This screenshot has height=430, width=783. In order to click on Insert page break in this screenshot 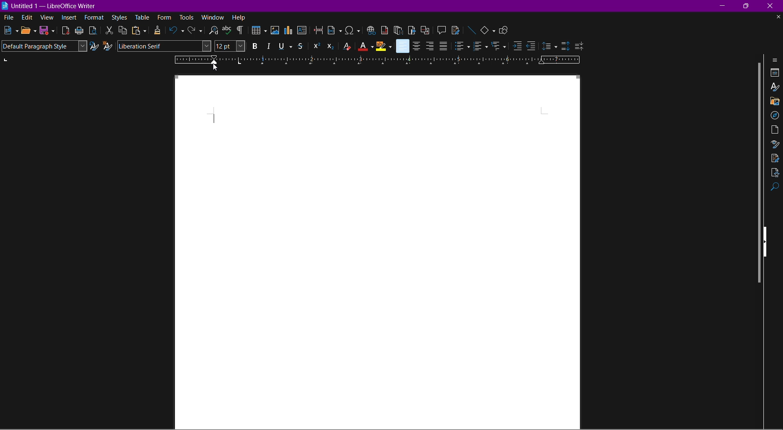, I will do `click(319, 31)`.